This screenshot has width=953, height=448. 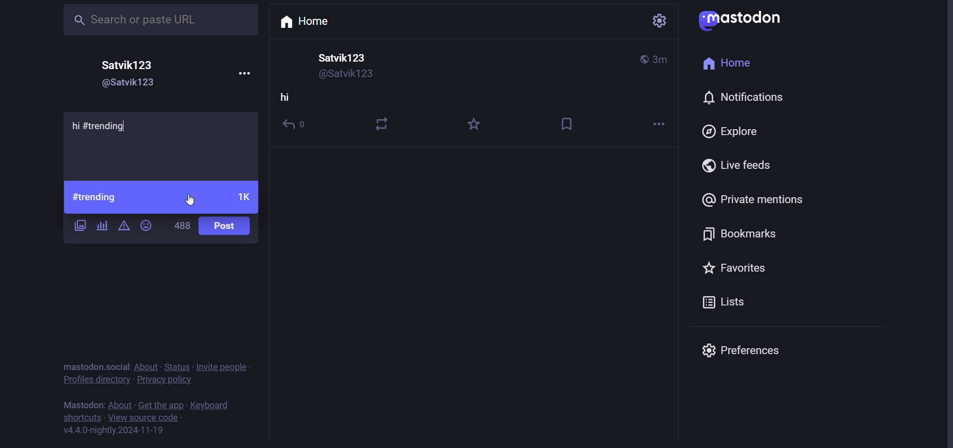 What do you see at coordinates (83, 367) in the screenshot?
I see `text` at bounding box center [83, 367].